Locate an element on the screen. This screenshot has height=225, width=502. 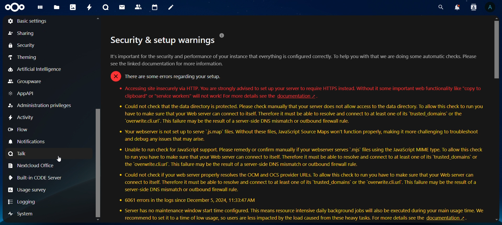
talk is located at coordinates (105, 7).